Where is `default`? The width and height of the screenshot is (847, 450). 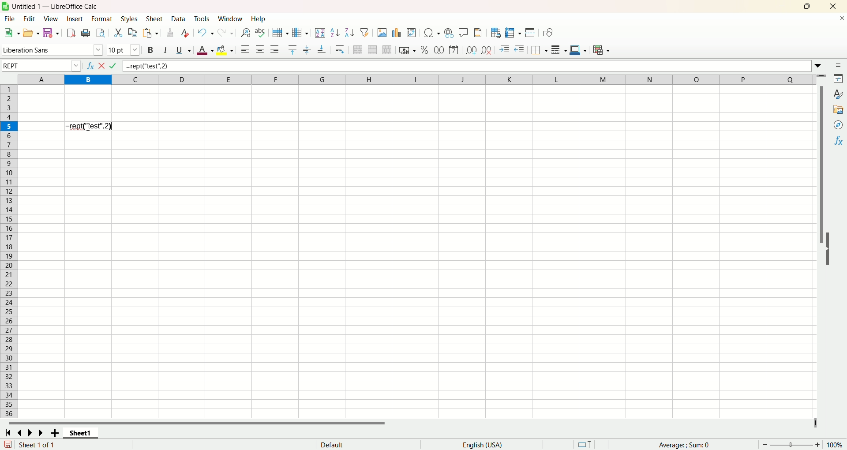 default is located at coordinates (365, 445).